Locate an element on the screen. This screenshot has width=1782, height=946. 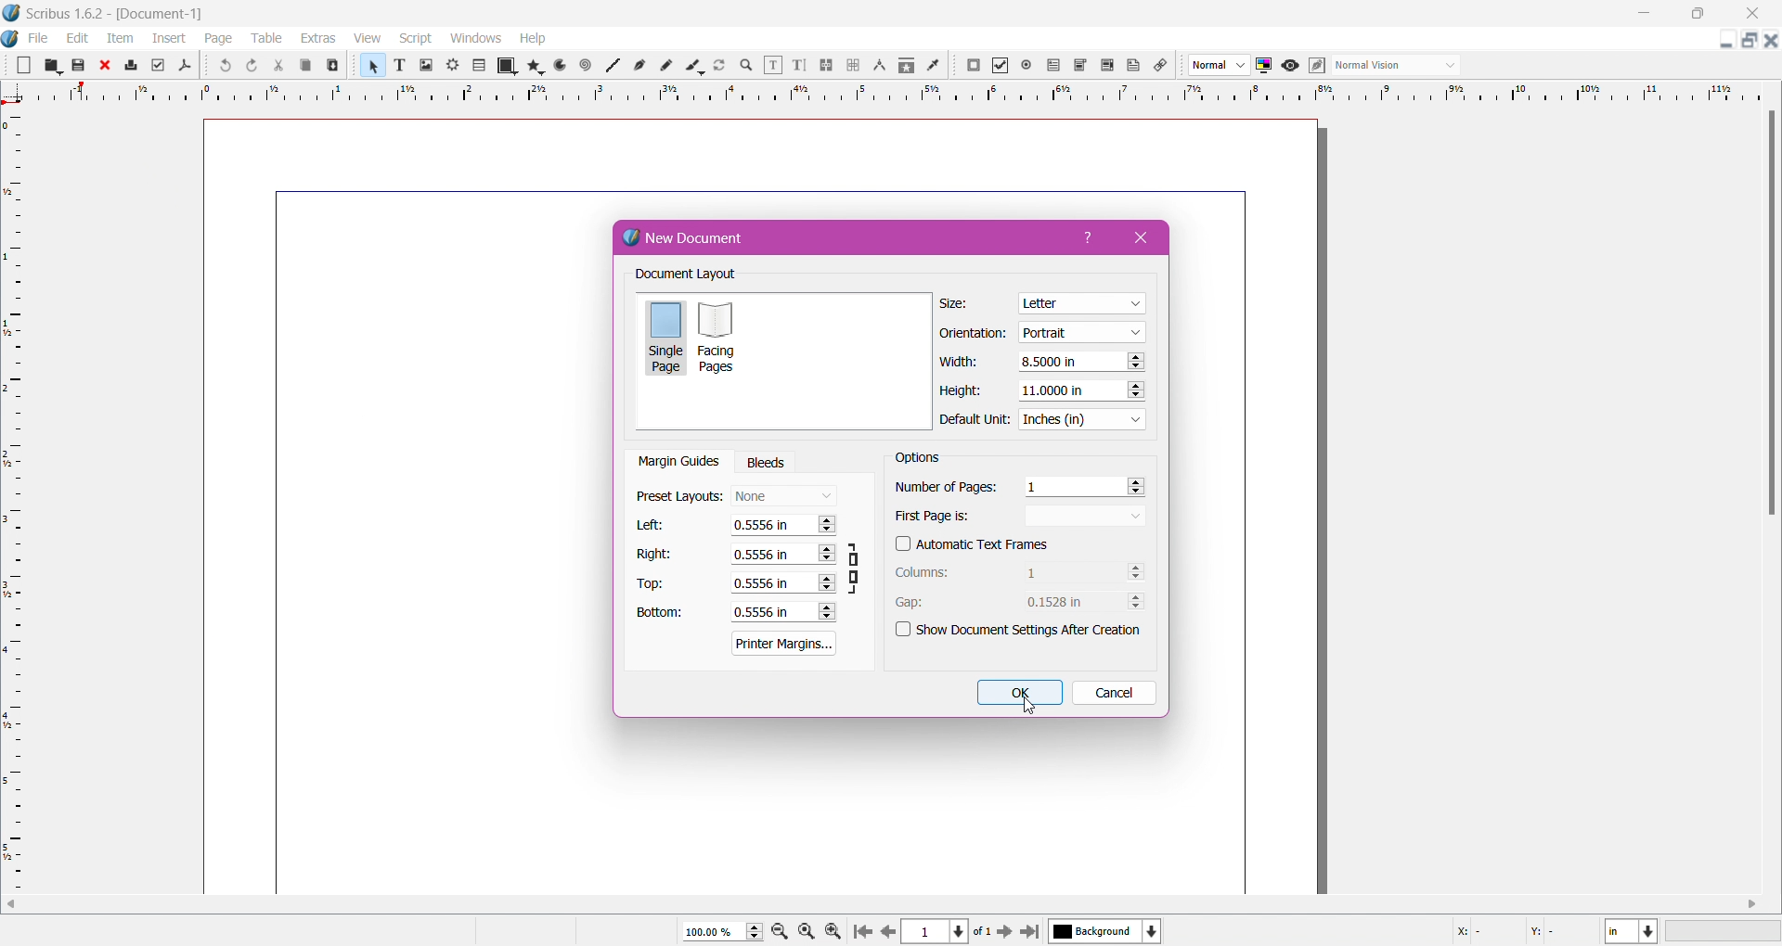
icon is located at coordinates (451, 63).